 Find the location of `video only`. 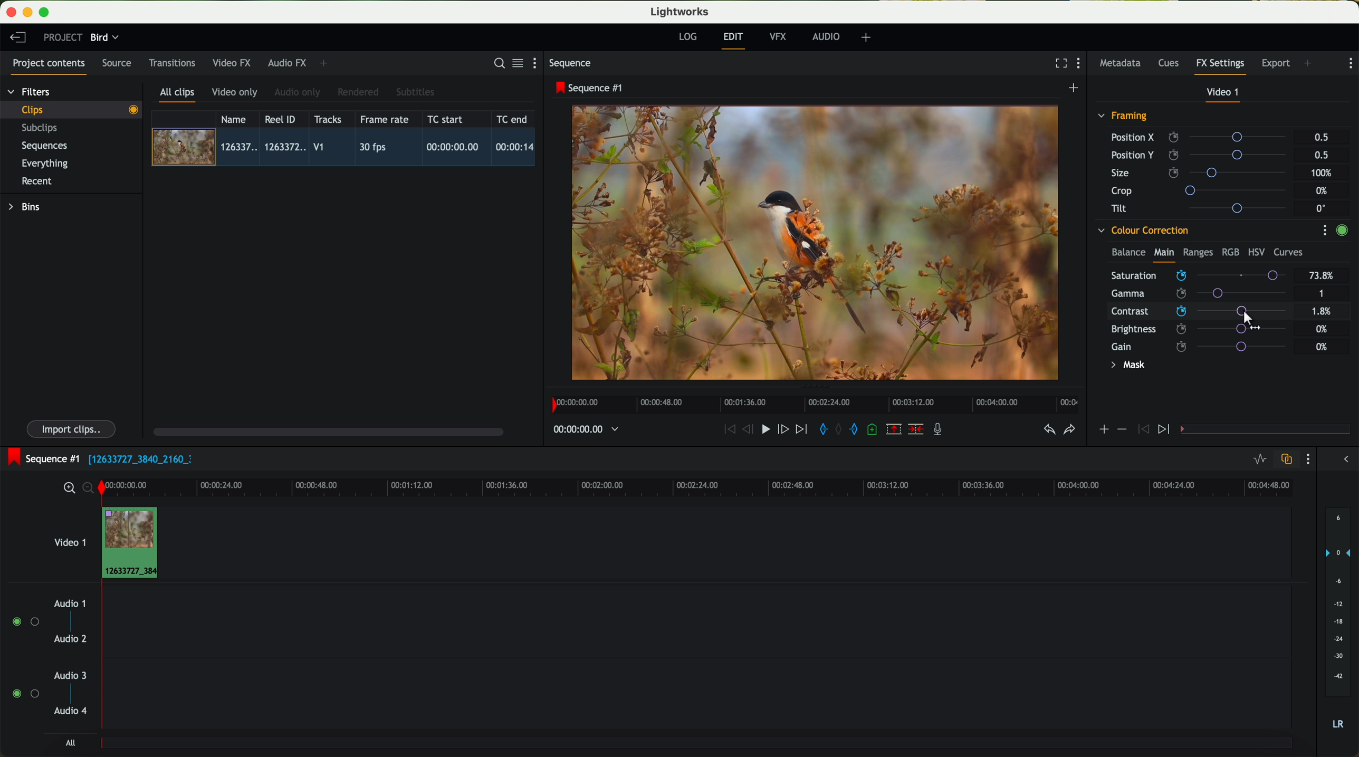

video only is located at coordinates (234, 93).